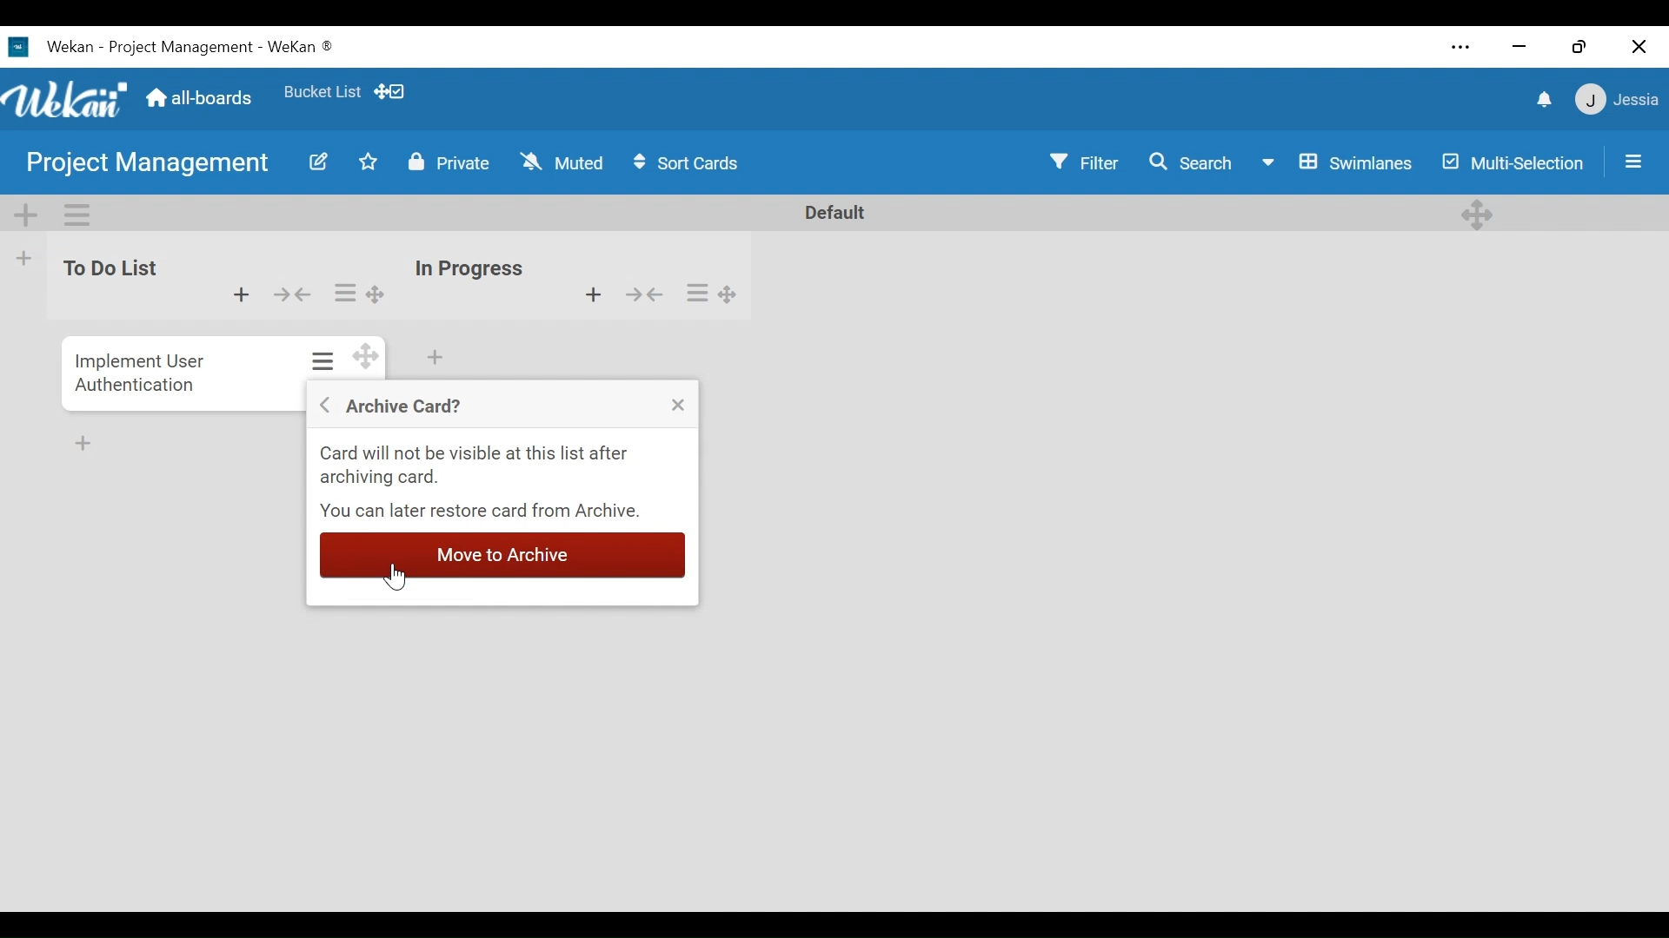 The image size is (1669, 938). What do you see at coordinates (1084, 162) in the screenshot?
I see `Filter` at bounding box center [1084, 162].